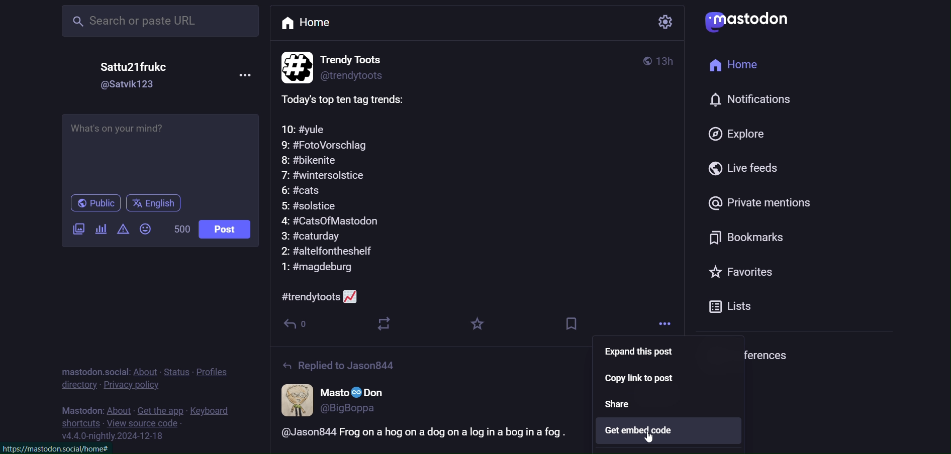 Image resolution: width=951 pixels, height=454 pixels. I want to click on text, so click(91, 367).